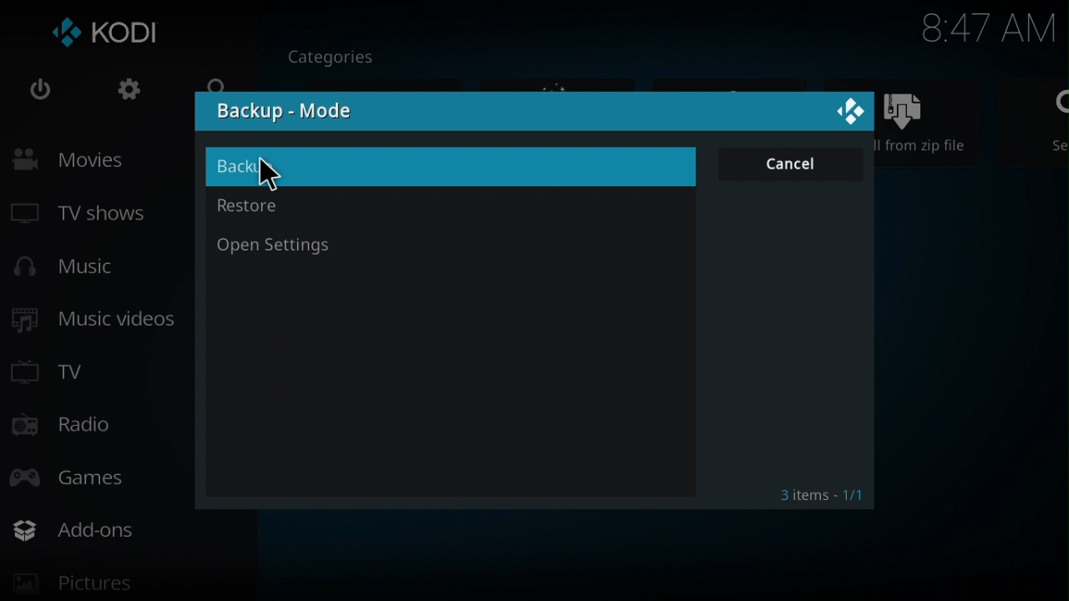 This screenshot has height=601, width=1069. What do you see at coordinates (122, 587) in the screenshot?
I see `pictures` at bounding box center [122, 587].